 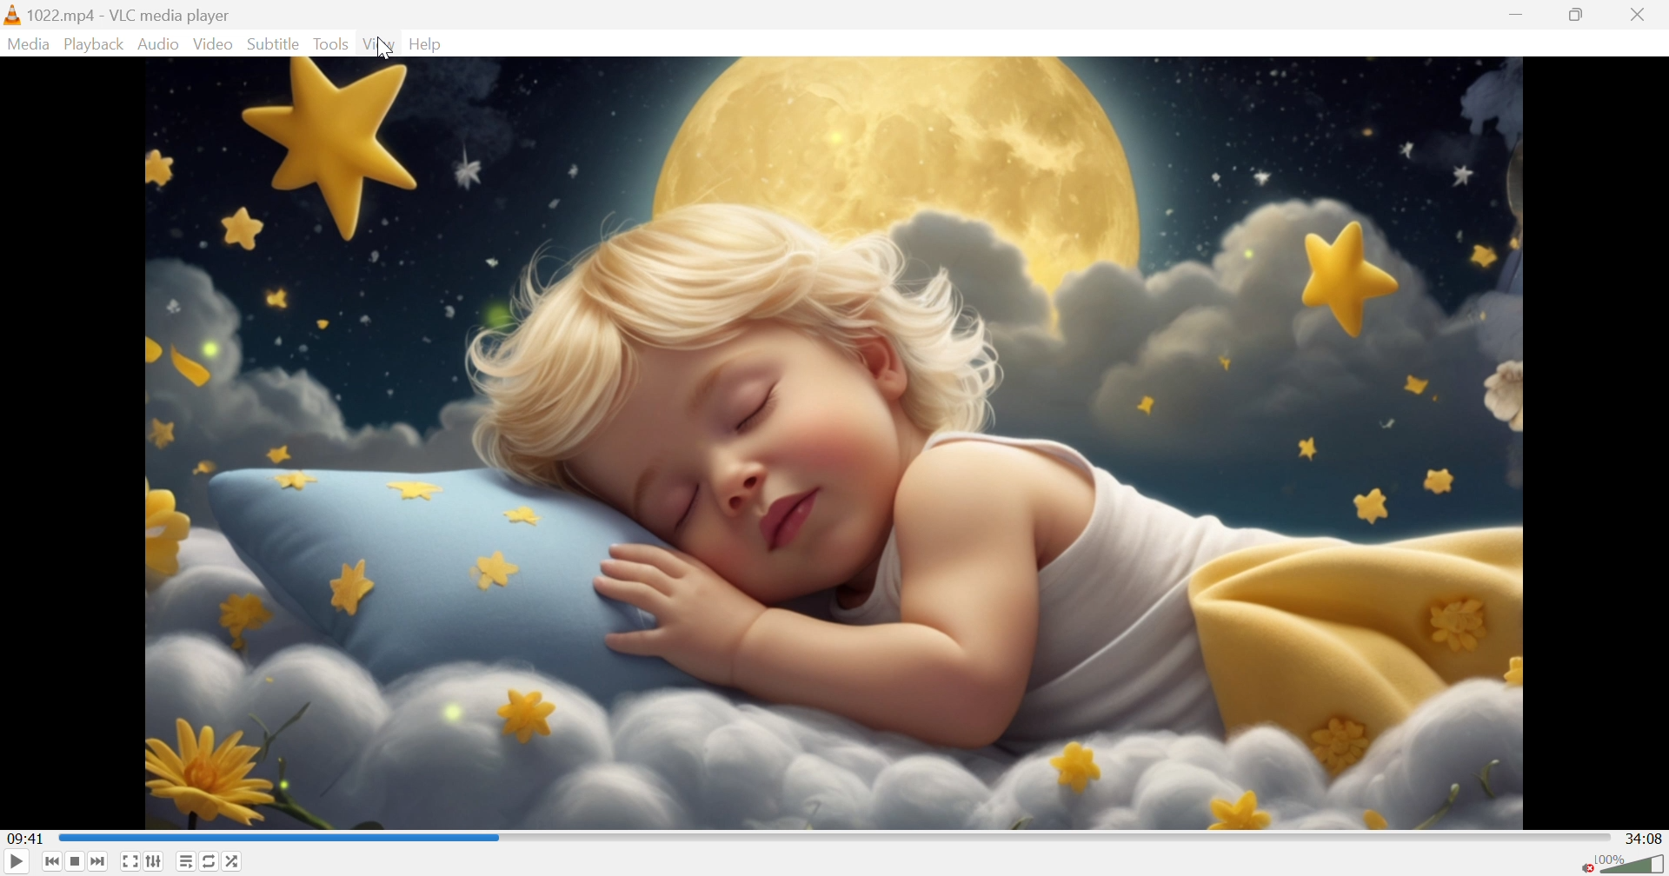 What do you see at coordinates (26, 835) in the screenshot?
I see `09:41` at bounding box center [26, 835].